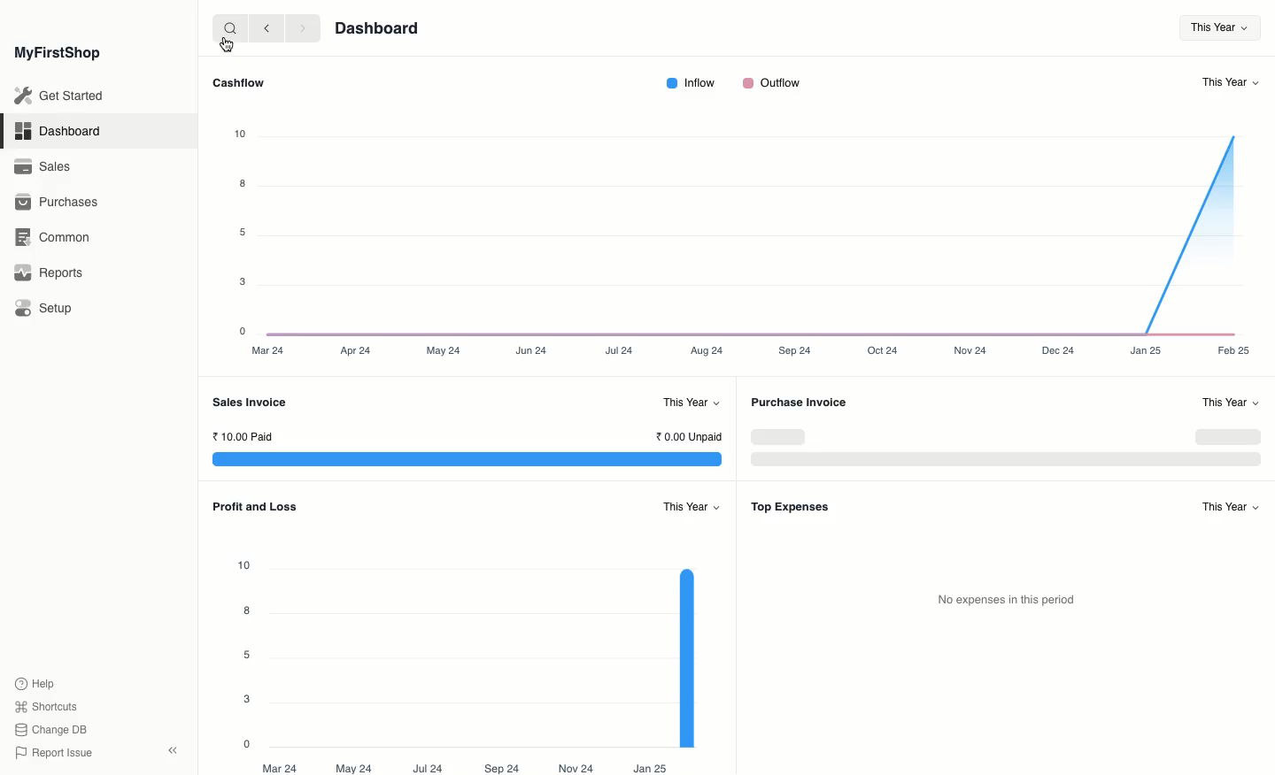  Describe the element at coordinates (33, 682) in the screenshot. I see `Help` at that location.